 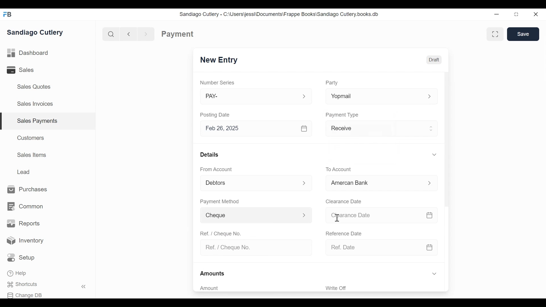 What do you see at coordinates (28, 53) in the screenshot?
I see `Dashboard` at bounding box center [28, 53].